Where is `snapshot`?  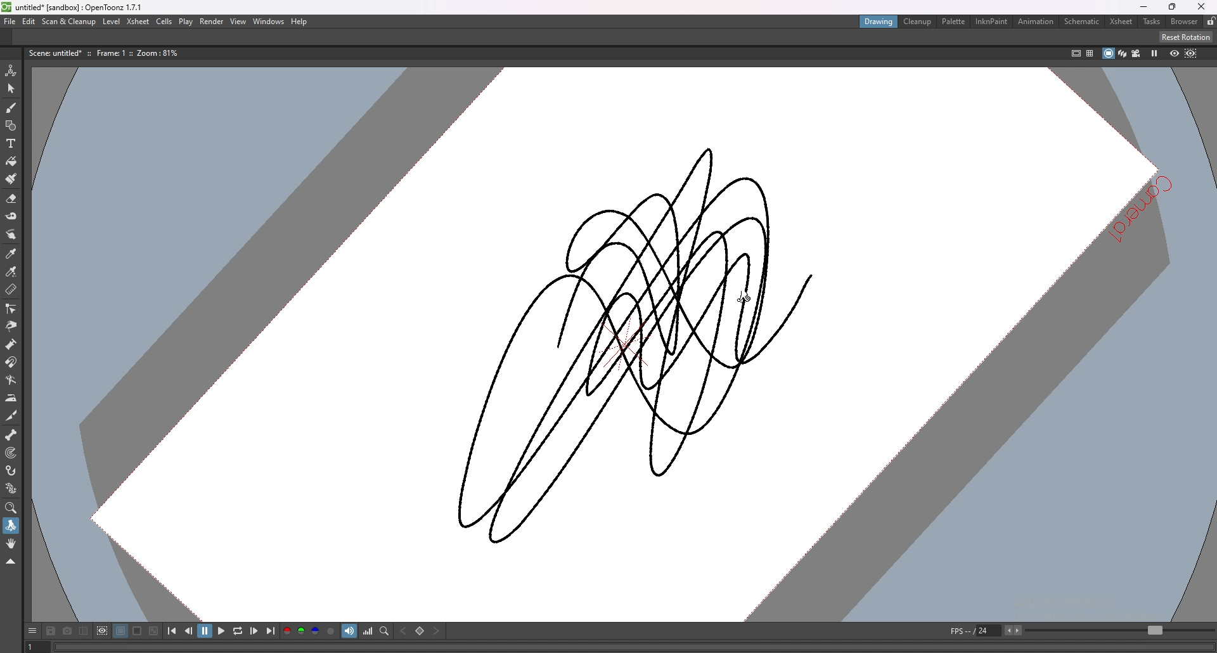
snapshot is located at coordinates (67, 631).